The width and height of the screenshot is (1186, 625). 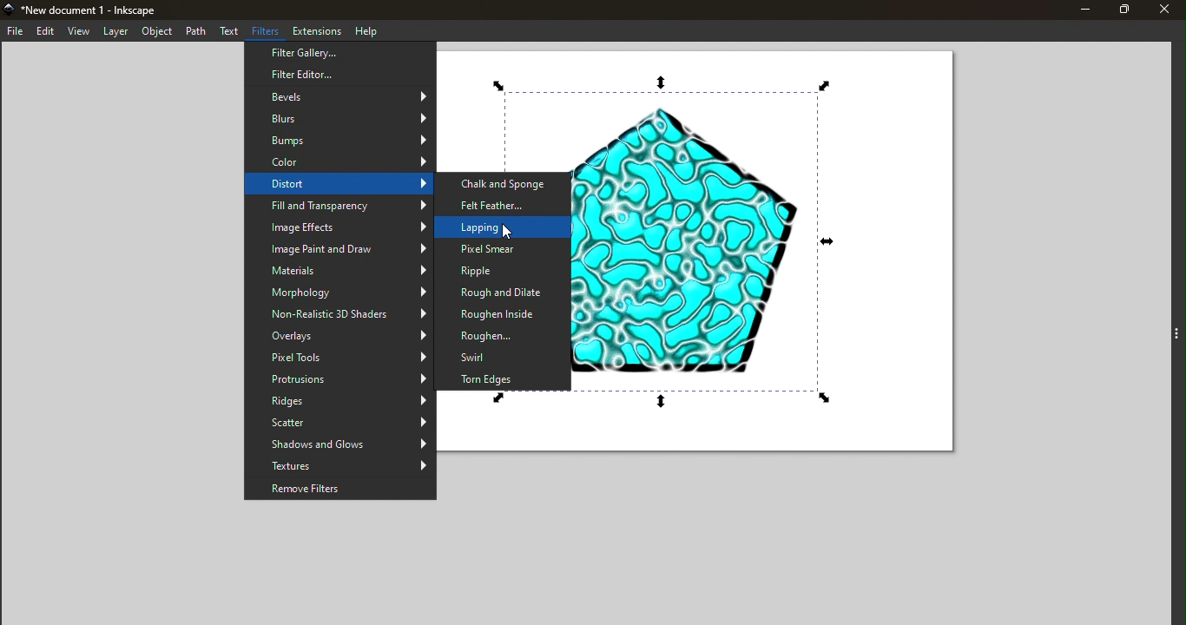 What do you see at coordinates (339, 206) in the screenshot?
I see `Fill and Transparency` at bounding box center [339, 206].